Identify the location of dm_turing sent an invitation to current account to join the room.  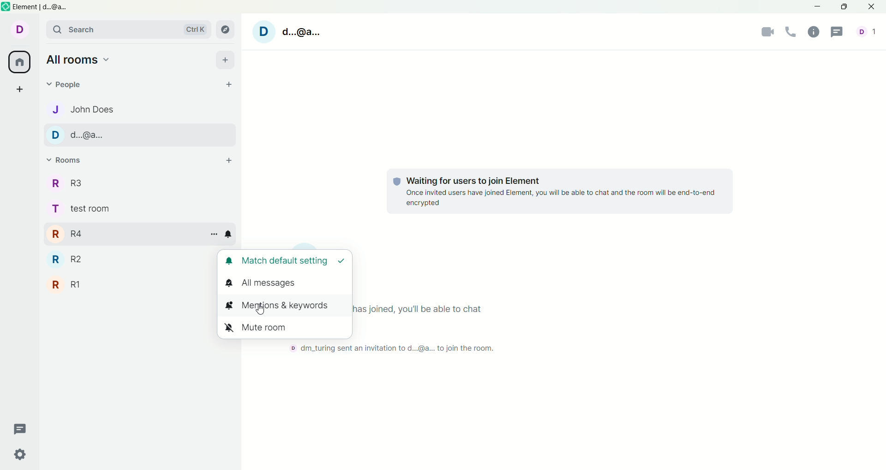
(391, 348).